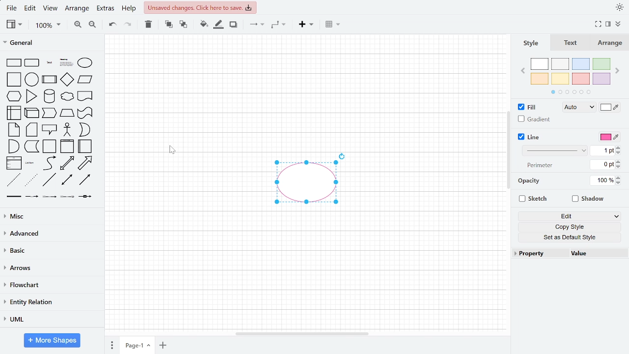 This screenshot has width=629, height=354. Describe the element at coordinates (184, 25) in the screenshot. I see `to back` at that location.